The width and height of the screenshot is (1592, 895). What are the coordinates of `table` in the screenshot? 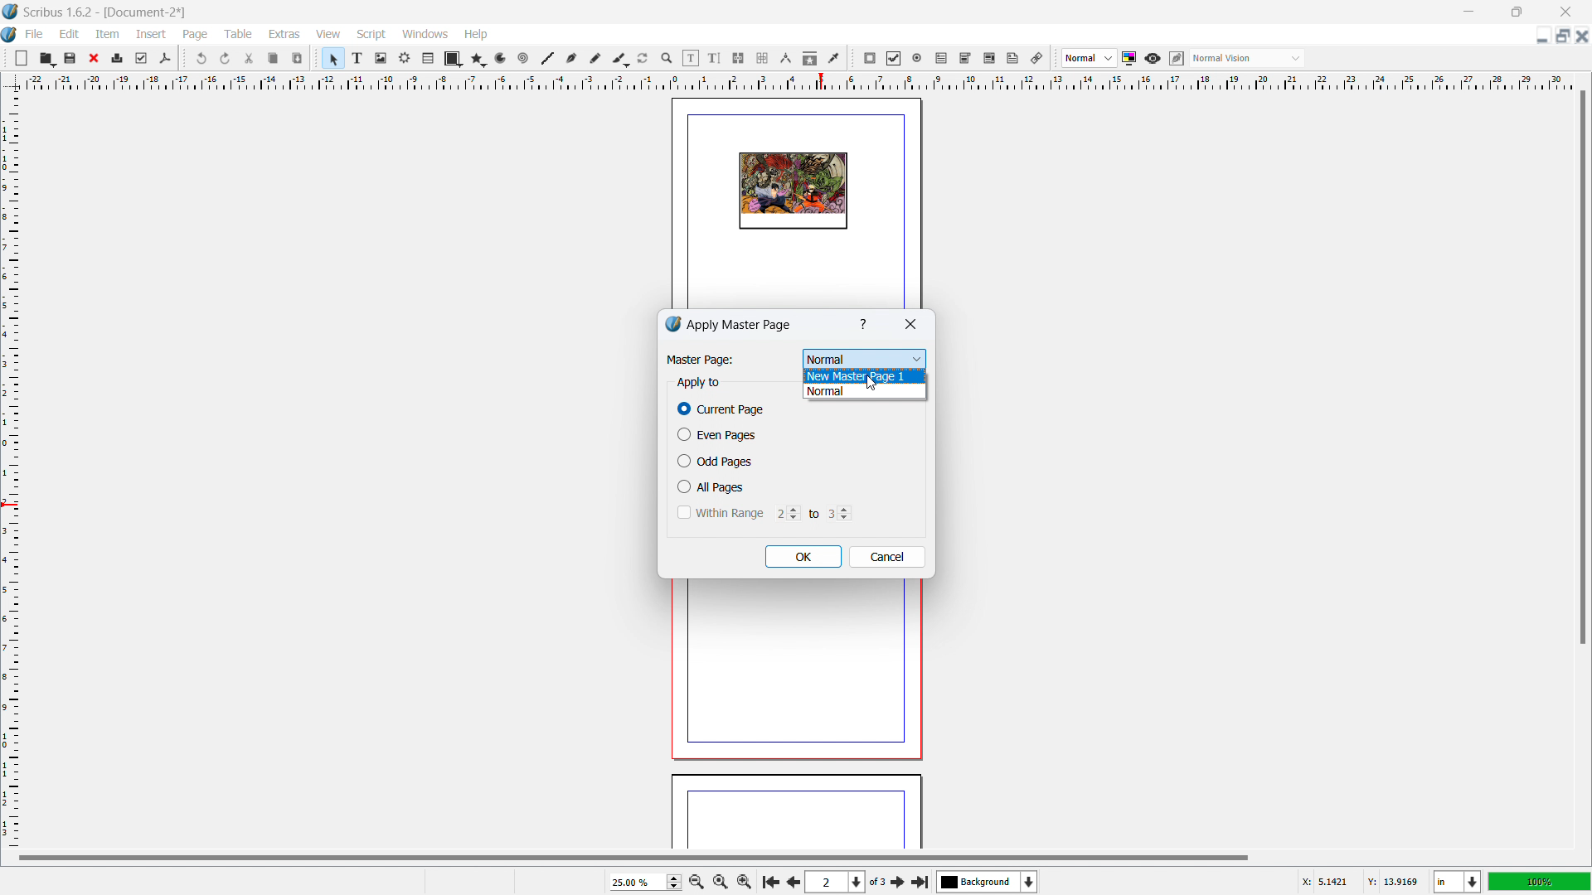 It's located at (429, 59).